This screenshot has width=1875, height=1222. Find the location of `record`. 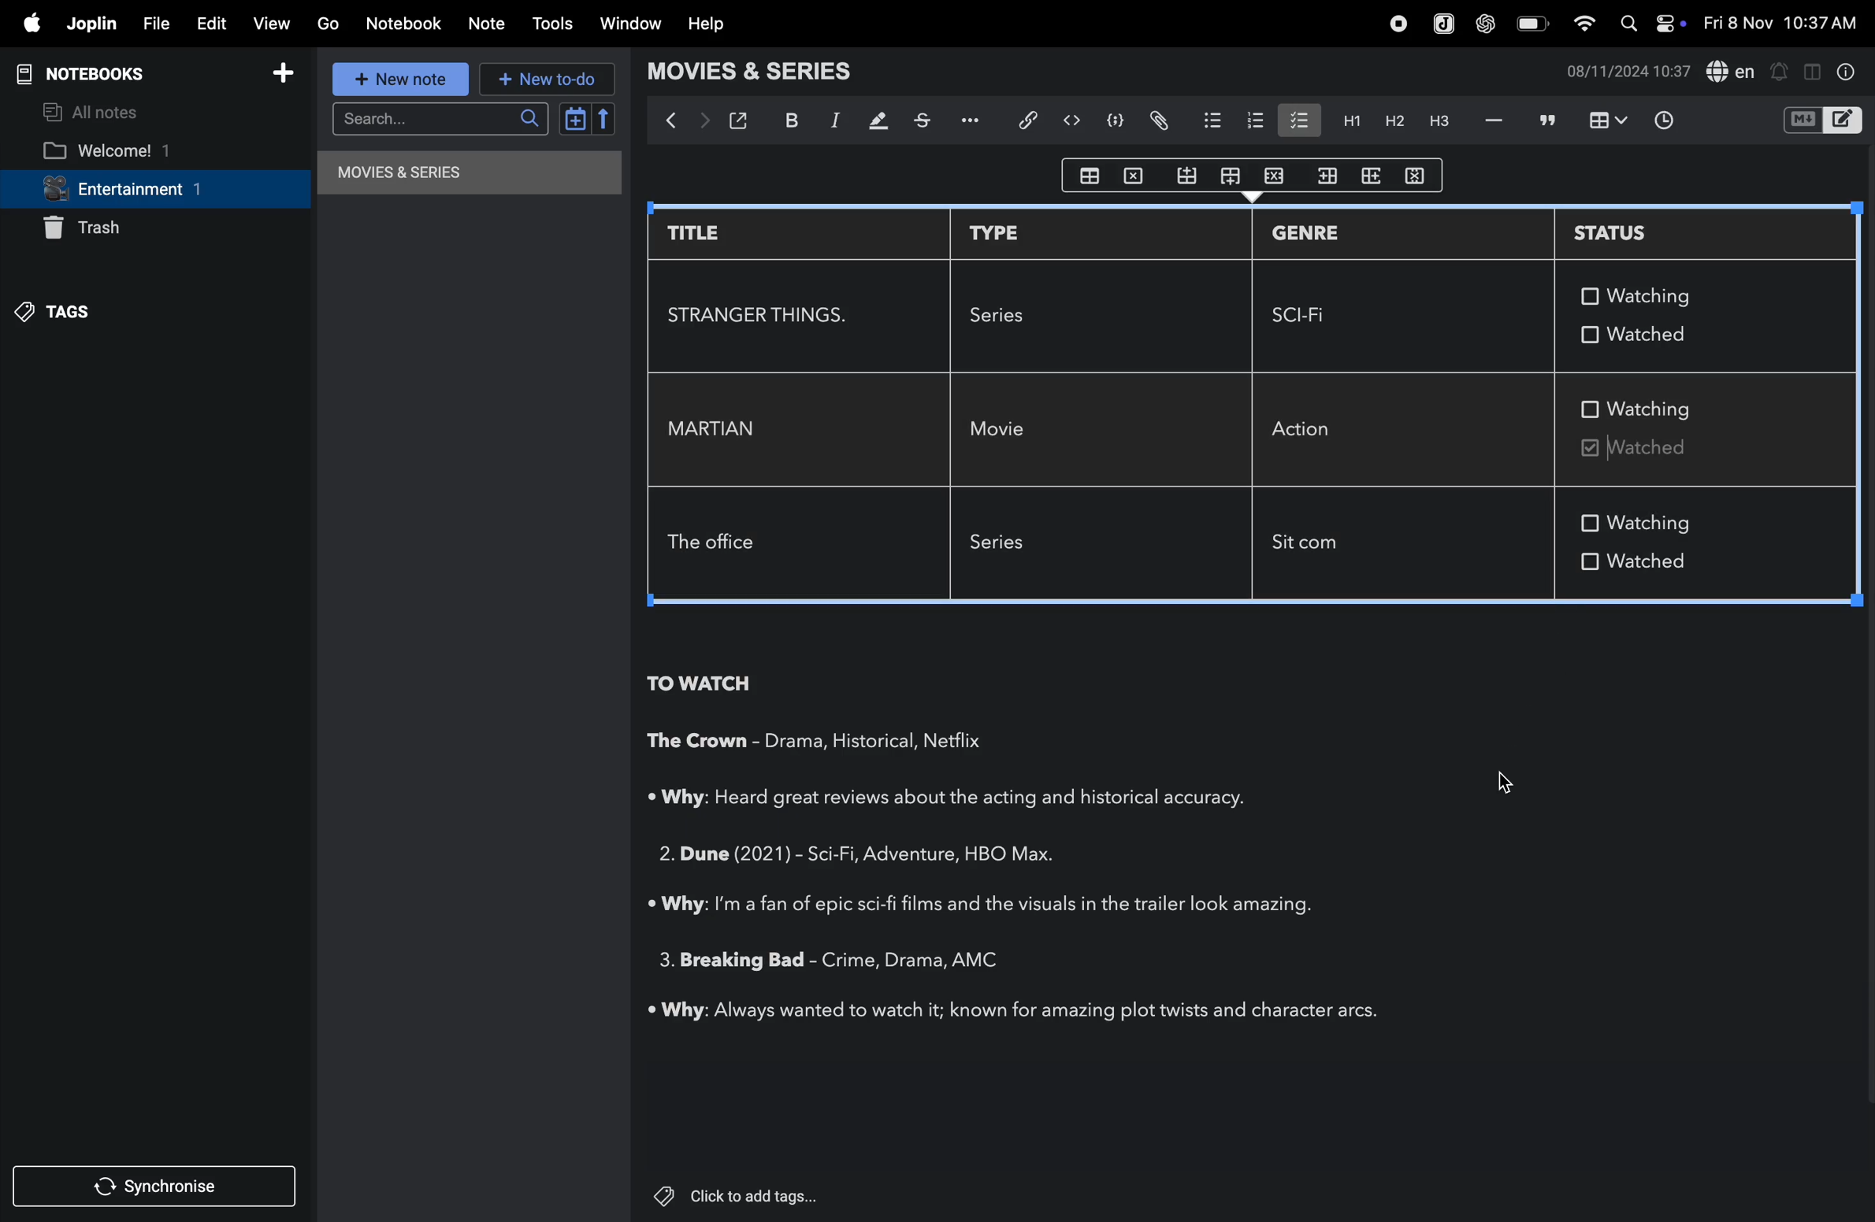

record is located at coordinates (1398, 24).